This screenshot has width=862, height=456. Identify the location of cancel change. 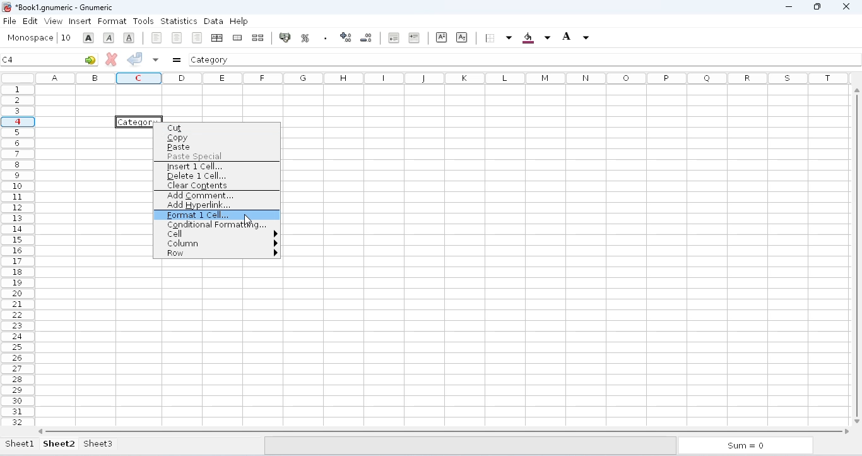
(112, 59).